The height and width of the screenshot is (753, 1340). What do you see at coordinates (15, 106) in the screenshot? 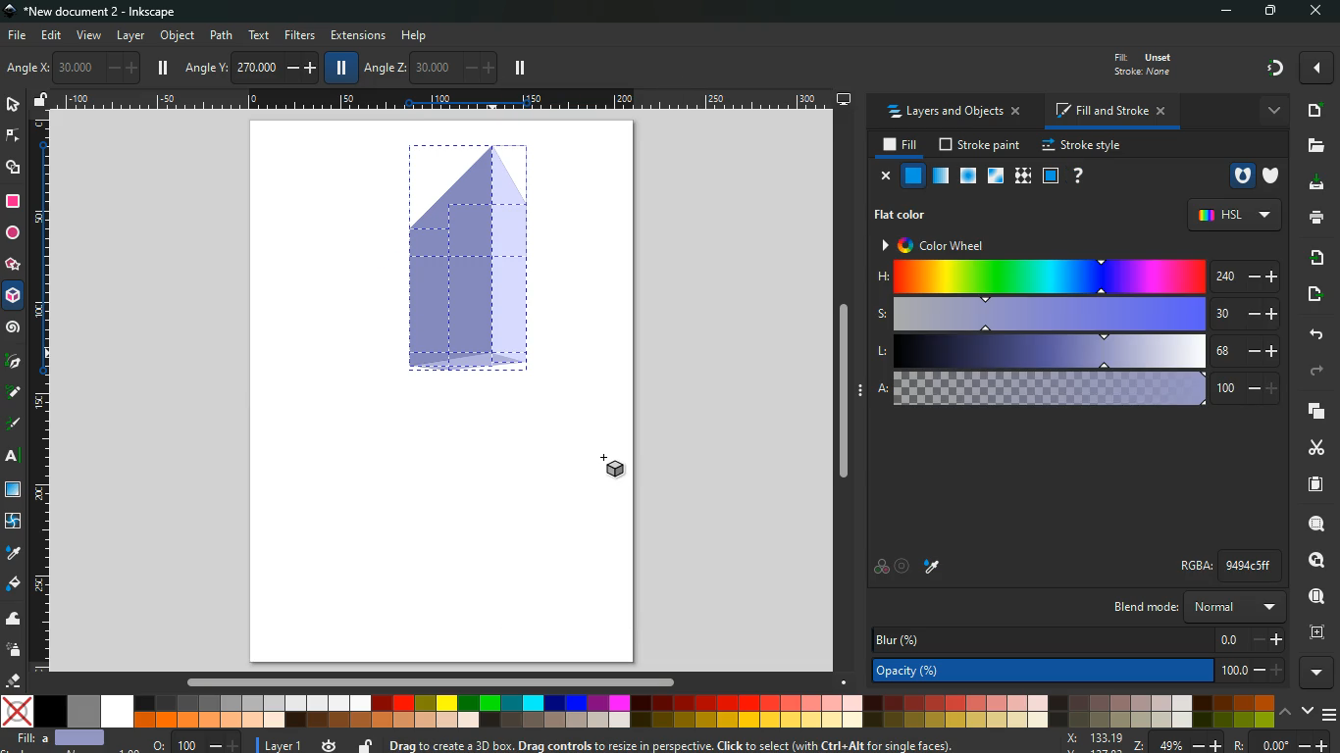
I see `select` at bounding box center [15, 106].